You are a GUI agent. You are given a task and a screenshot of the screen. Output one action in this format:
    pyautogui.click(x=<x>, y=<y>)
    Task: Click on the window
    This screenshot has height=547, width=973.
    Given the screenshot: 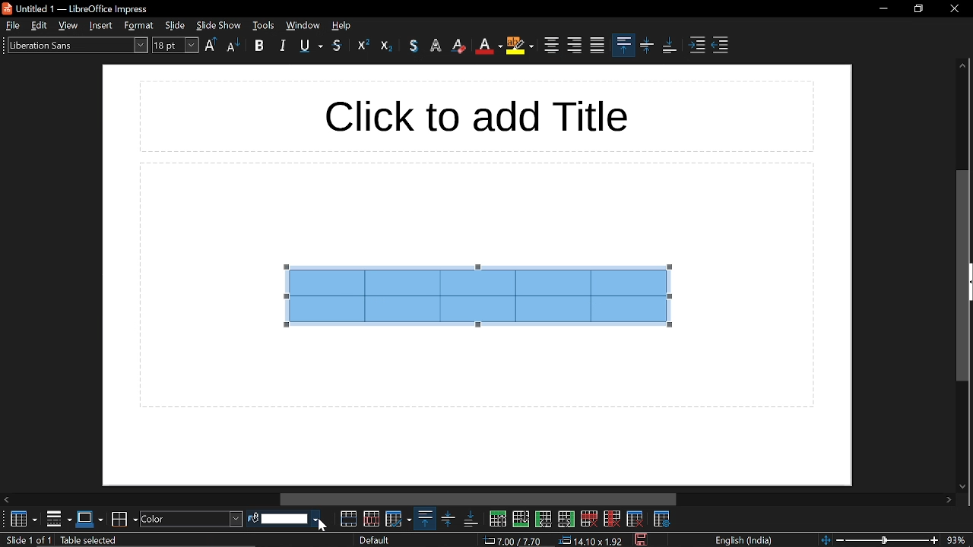 What is the action you would take?
    pyautogui.click(x=303, y=26)
    